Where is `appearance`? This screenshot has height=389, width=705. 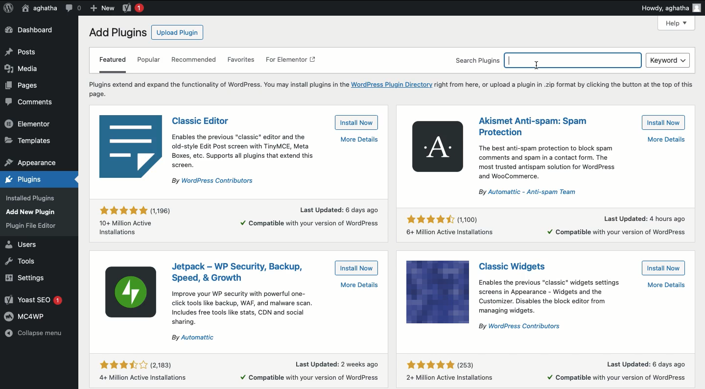
appearance is located at coordinates (31, 161).